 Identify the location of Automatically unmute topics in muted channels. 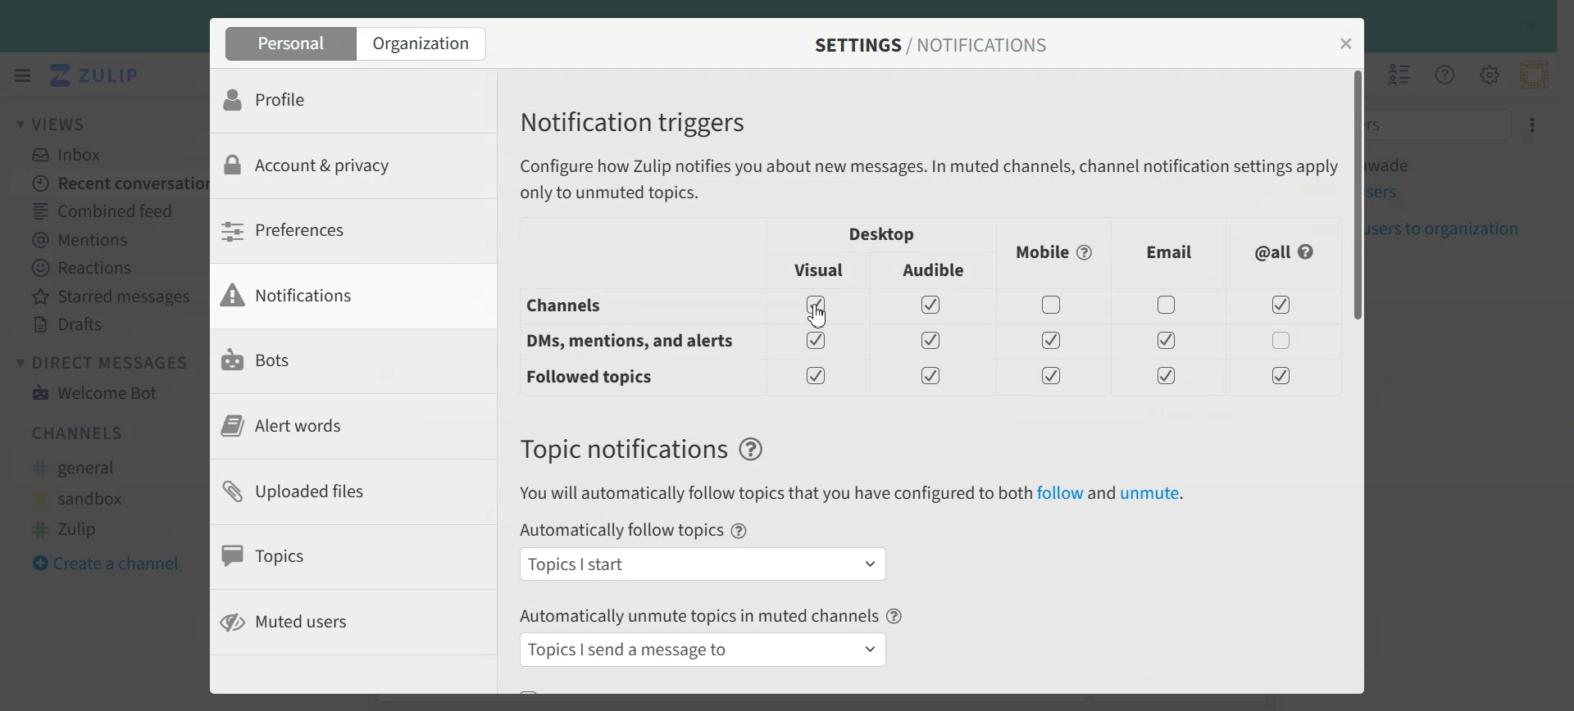
(698, 614).